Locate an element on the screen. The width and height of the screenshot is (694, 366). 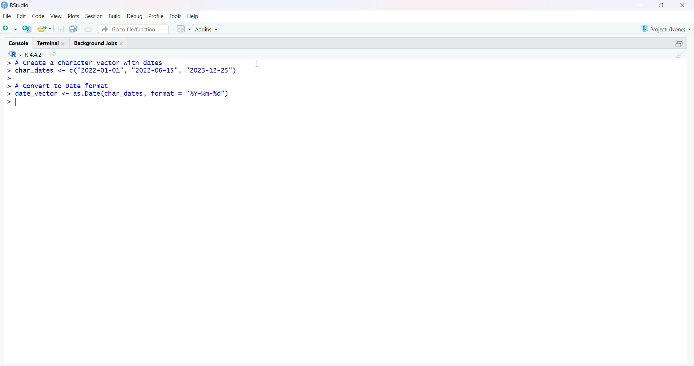
Workspace panes is located at coordinates (184, 28).